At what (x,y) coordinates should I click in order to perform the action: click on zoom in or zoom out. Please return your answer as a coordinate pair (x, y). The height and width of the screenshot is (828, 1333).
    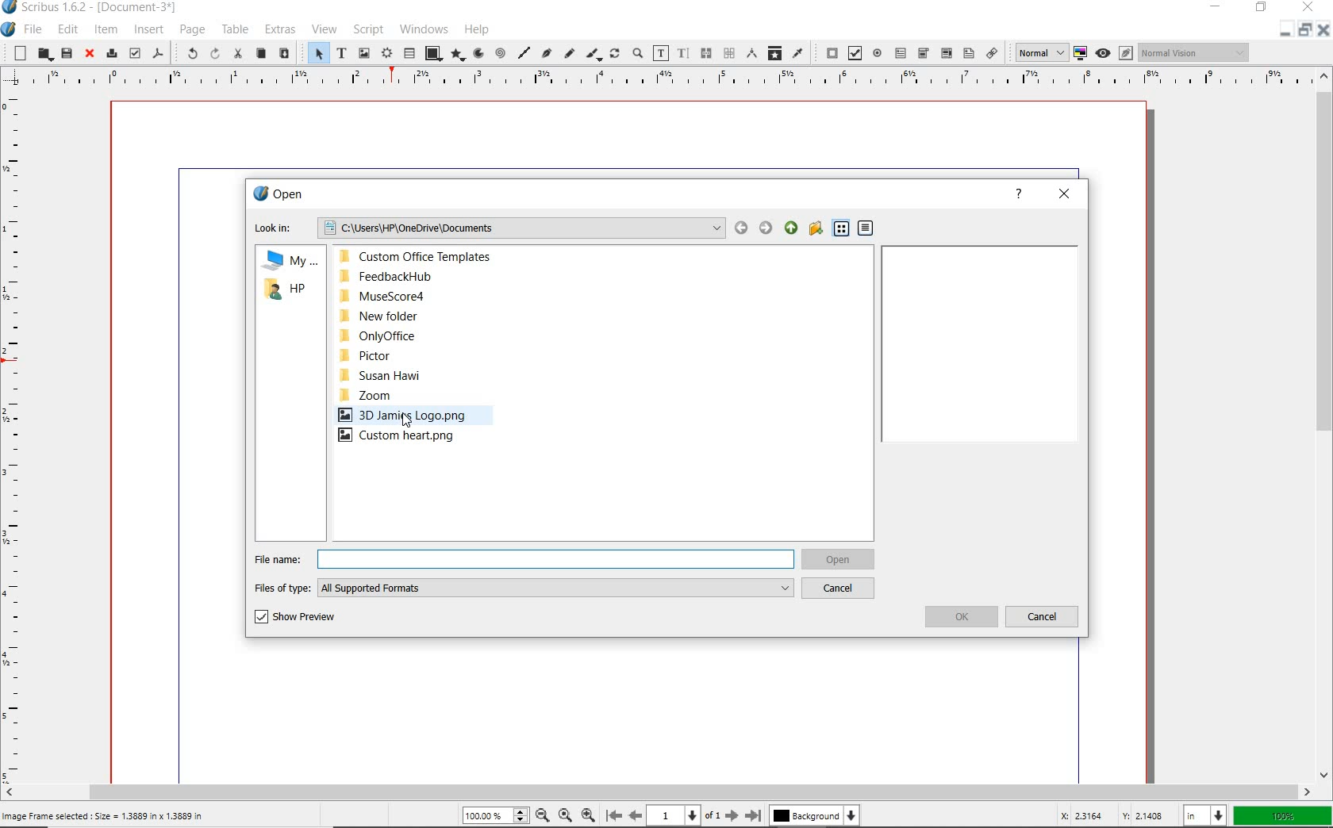
    Looking at the image, I should click on (637, 52).